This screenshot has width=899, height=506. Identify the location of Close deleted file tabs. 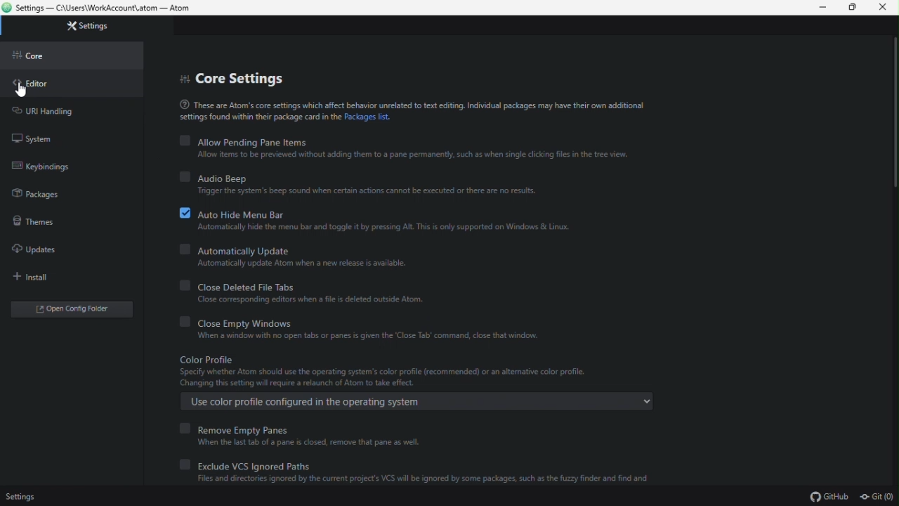
(310, 286).